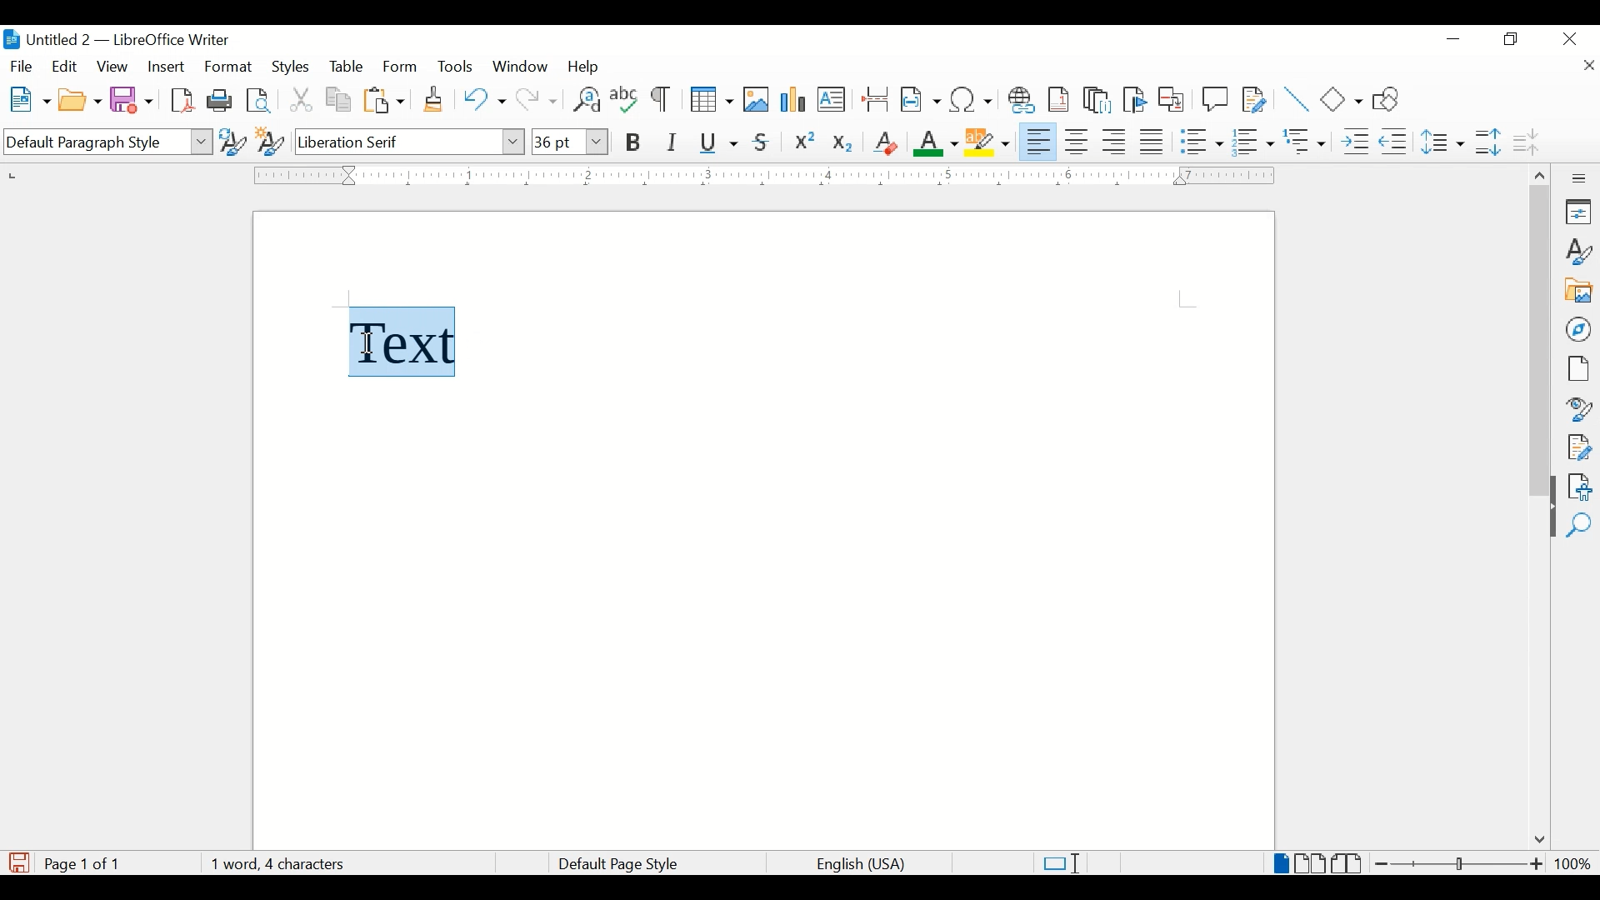 The width and height of the screenshot is (1600, 900). What do you see at coordinates (634, 143) in the screenshot?
I see `bold` at bounding box center [634, 143].